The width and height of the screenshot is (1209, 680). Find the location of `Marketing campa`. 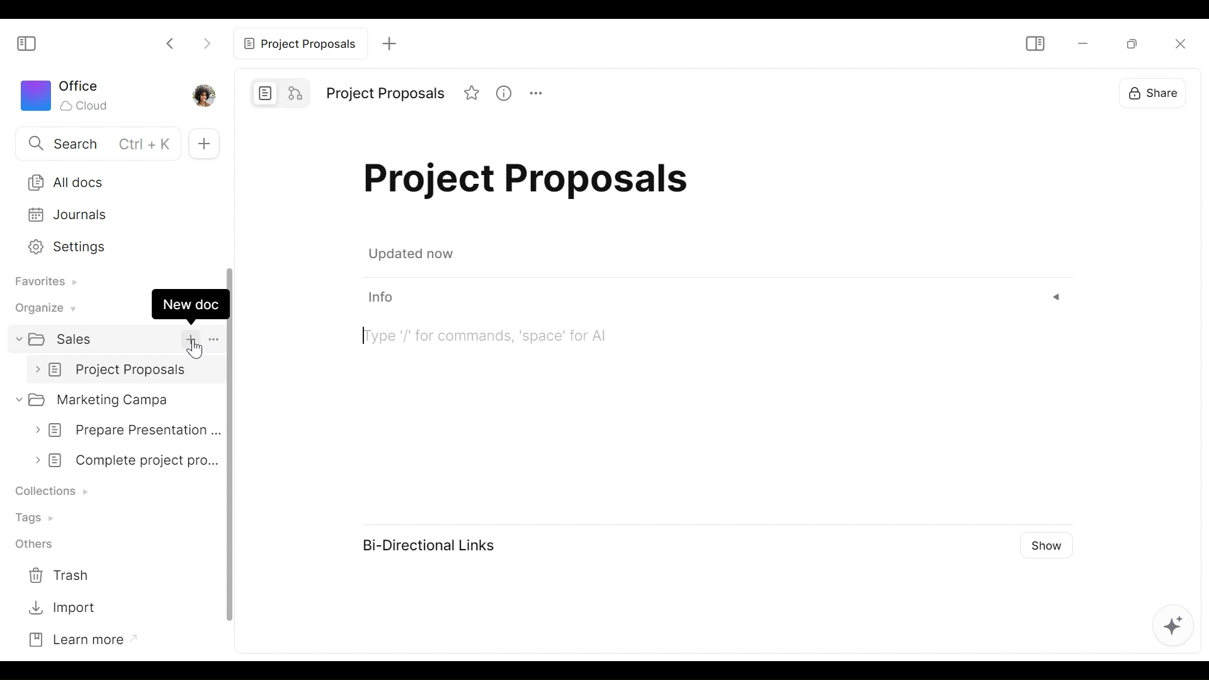

Marketing campa is located at coordinates (103, 400).